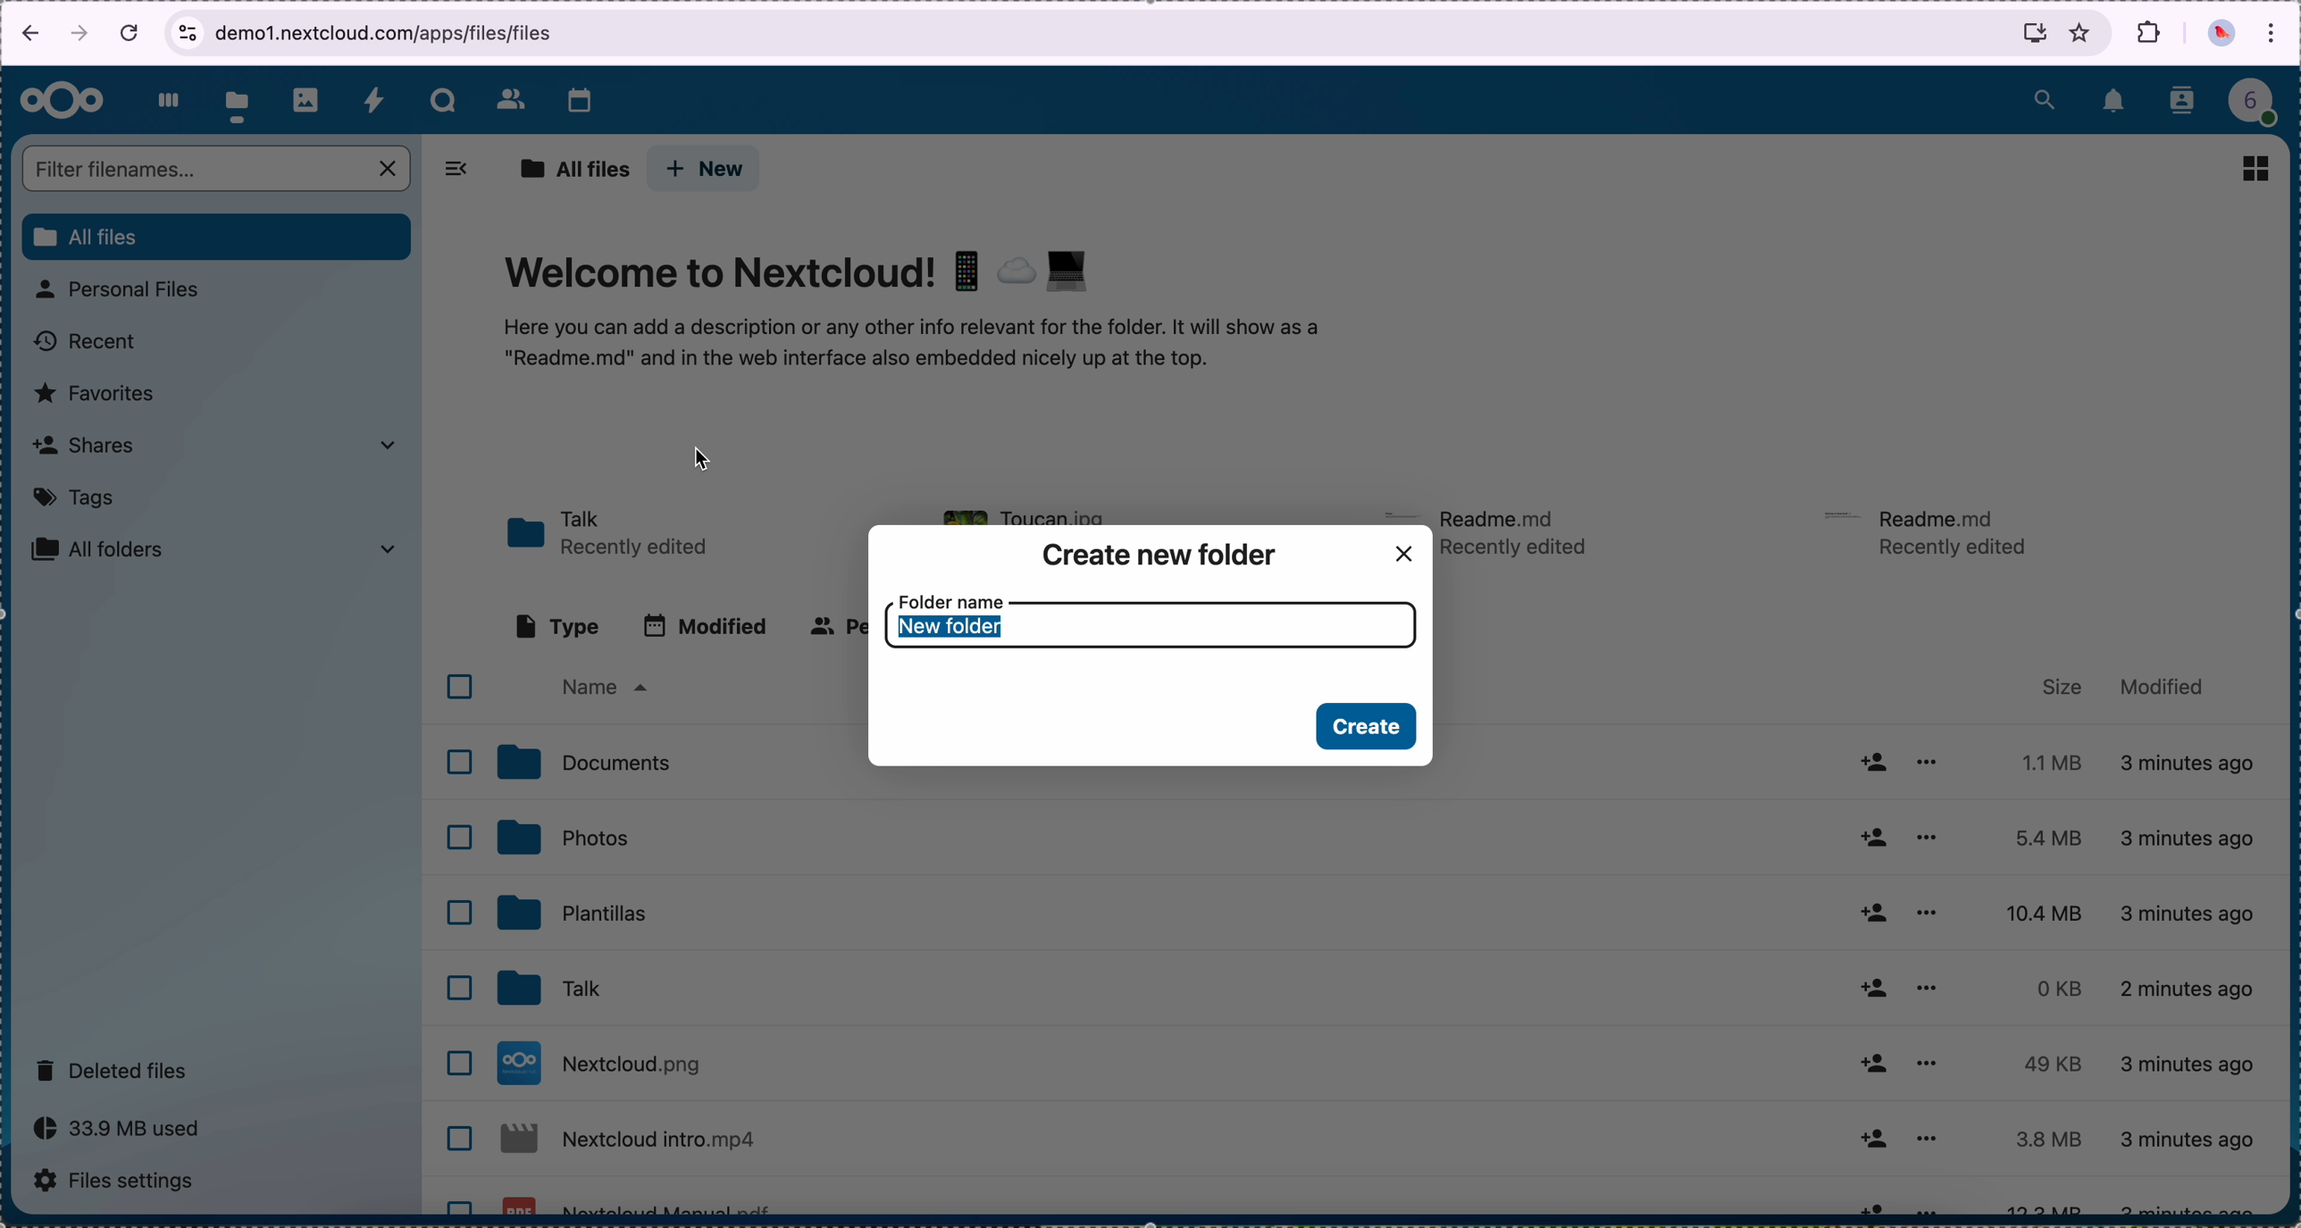 The image size is (2301, 1228). What do you see at coordinates (2272, 35) in the screenshot?
I see `customize and control Google Chrome` at bounding box center [2272, 35].